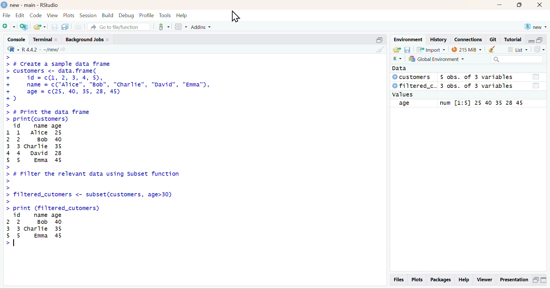 This screenshot has width=550, height=289. Describe the element at coordinates (513, 280) in the screenshot. I see `Presentation` at that location.